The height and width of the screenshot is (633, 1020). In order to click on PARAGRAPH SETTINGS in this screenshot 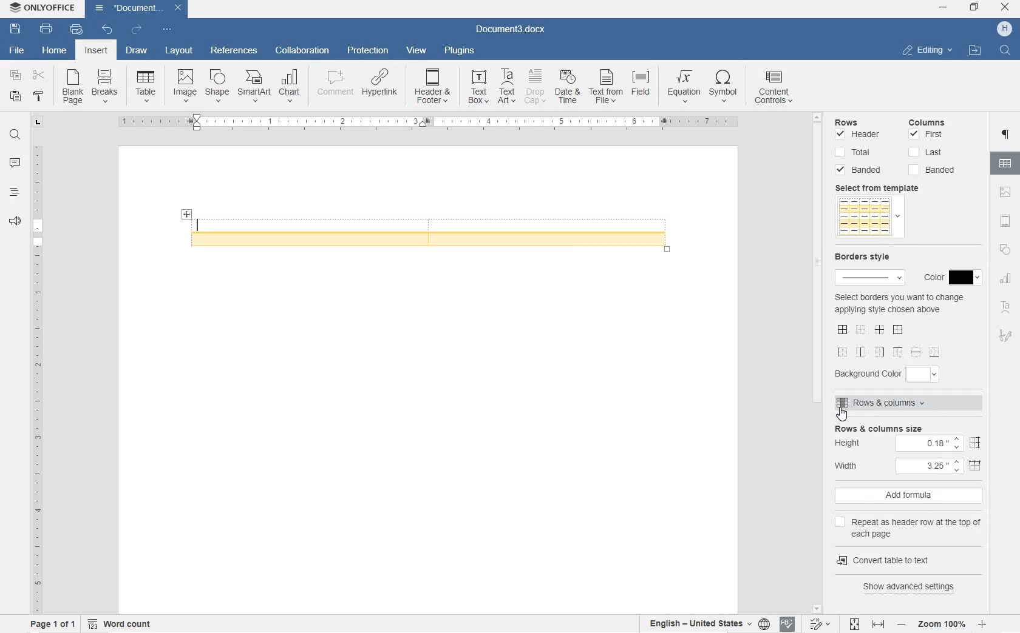, I will do `click(1007, 136)`.